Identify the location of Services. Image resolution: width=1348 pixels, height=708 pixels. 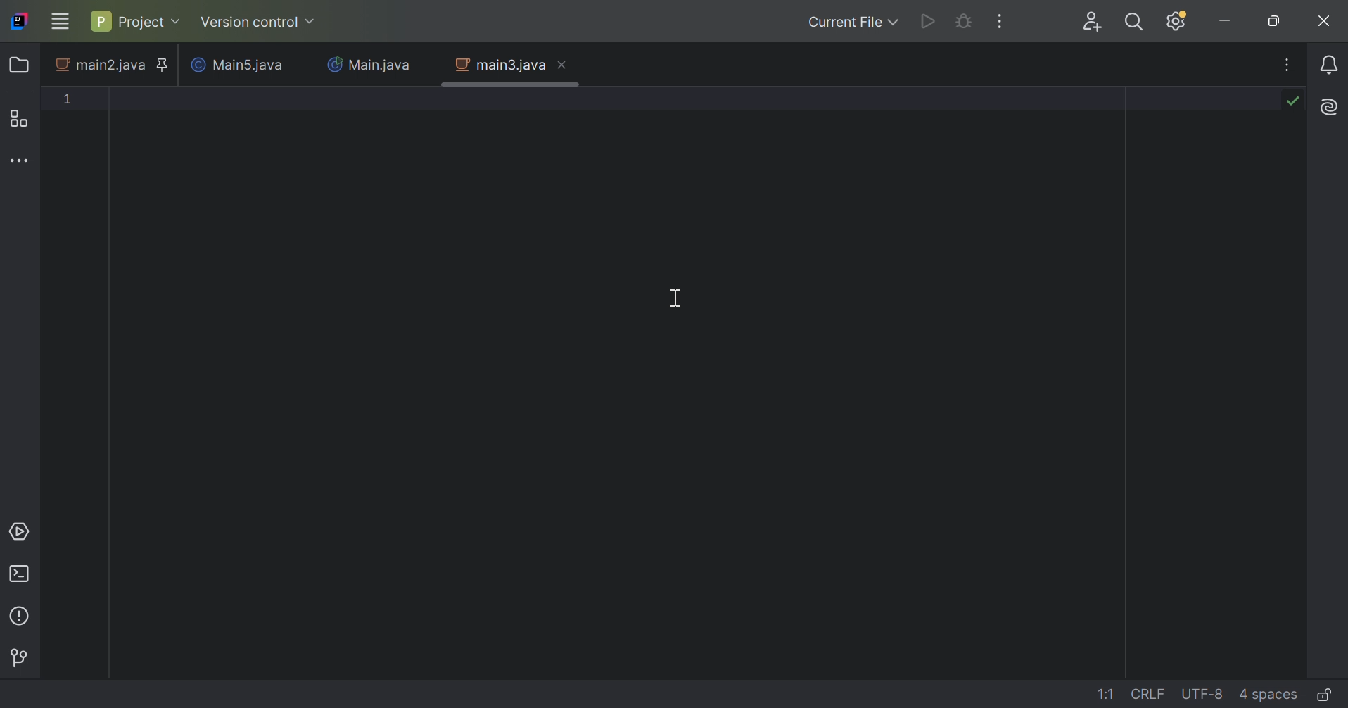
(20, 532).